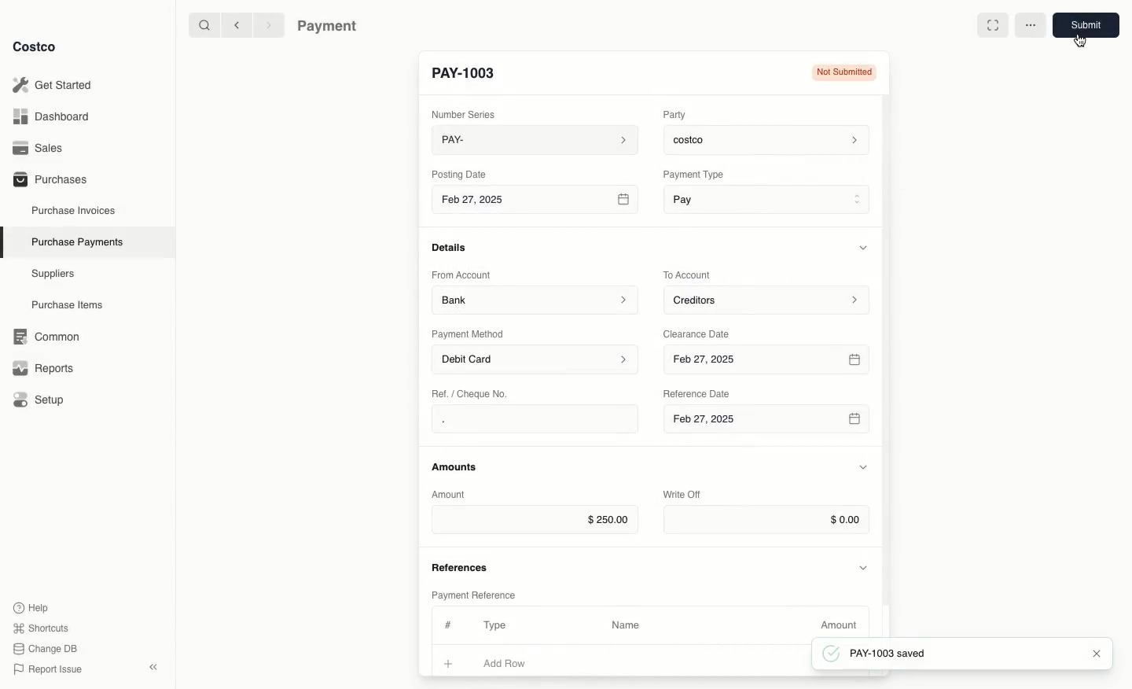 The height and width of the screenshot is (689, 1132). I want to click on Details, so click(454, 247).